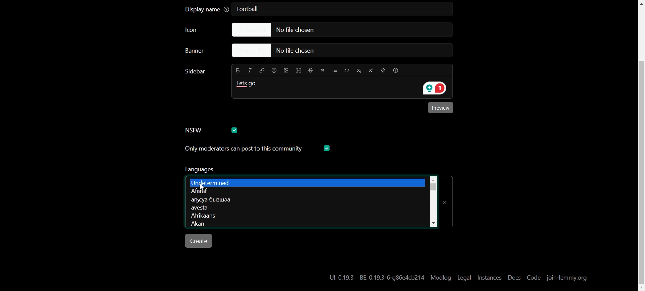 This screenshot has width=645, height=291. Describe the element at coordinates (328, 148) in the screenshot. I see `check` at that location.